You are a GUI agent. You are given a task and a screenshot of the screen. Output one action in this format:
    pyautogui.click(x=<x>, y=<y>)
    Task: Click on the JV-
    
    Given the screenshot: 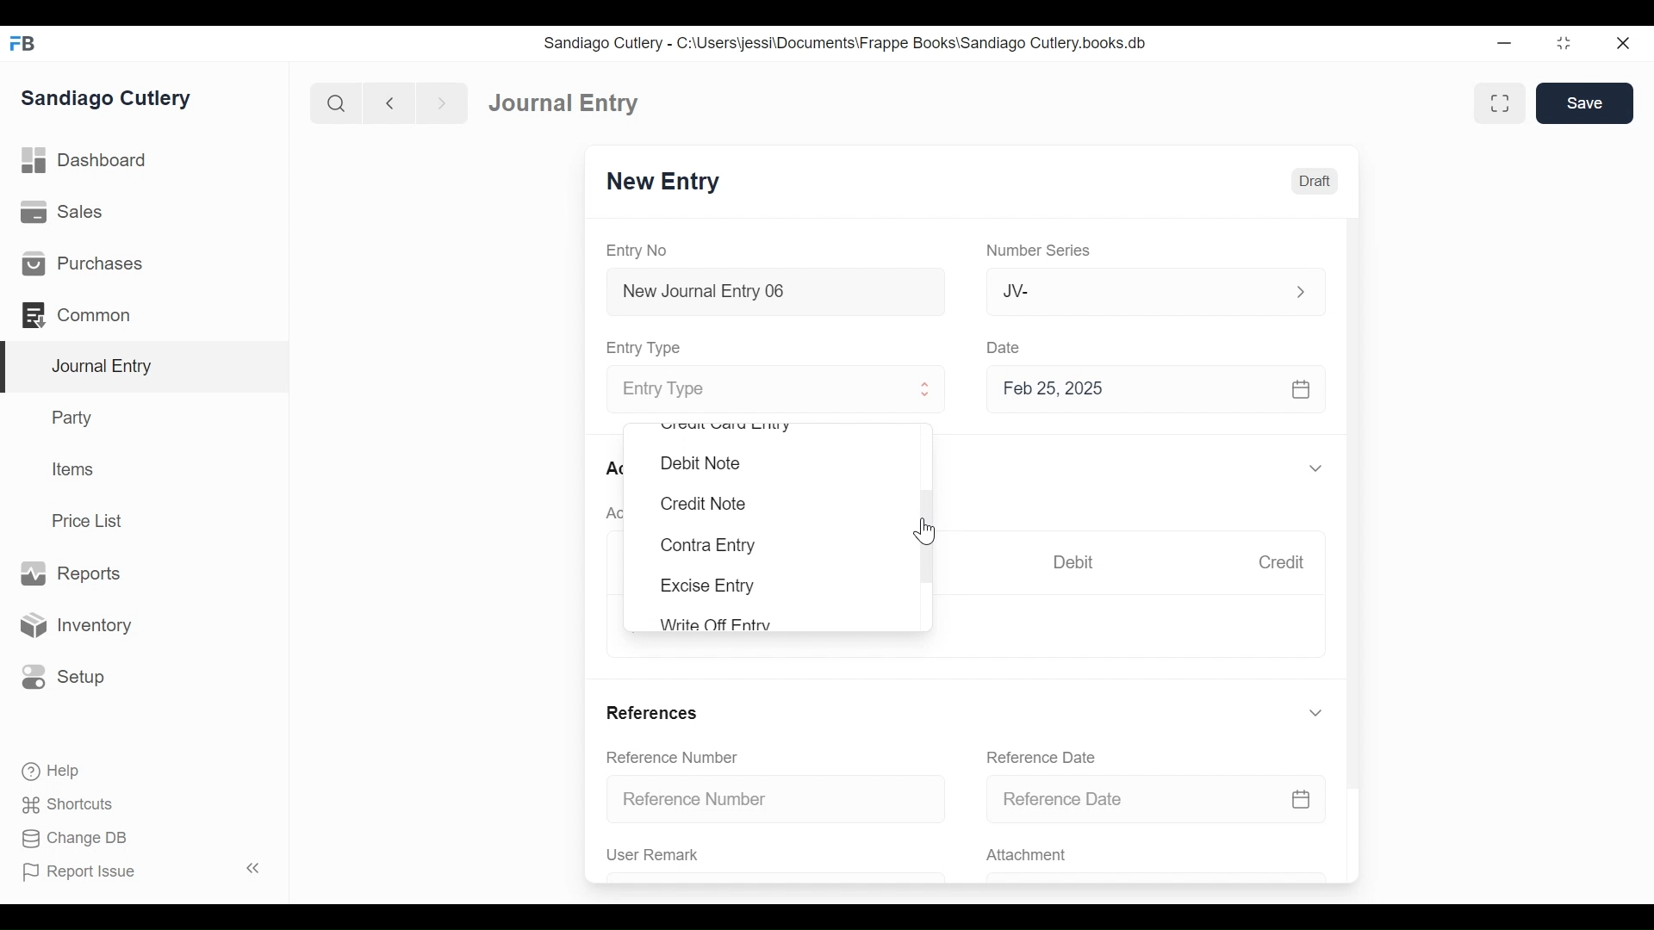 What is the action you would take?
    pyautogui.click(x=1135, y=289)
    